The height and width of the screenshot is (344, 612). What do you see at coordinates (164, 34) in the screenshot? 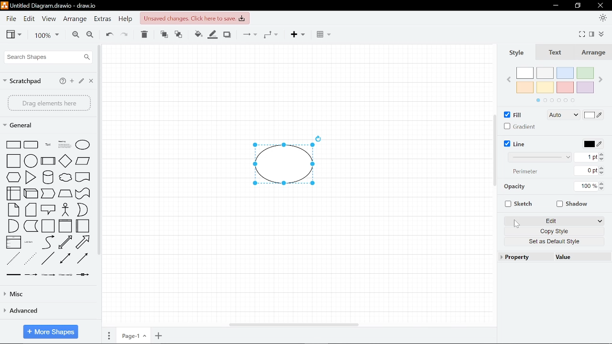
I see `To front` at bounding box center [164, 34].